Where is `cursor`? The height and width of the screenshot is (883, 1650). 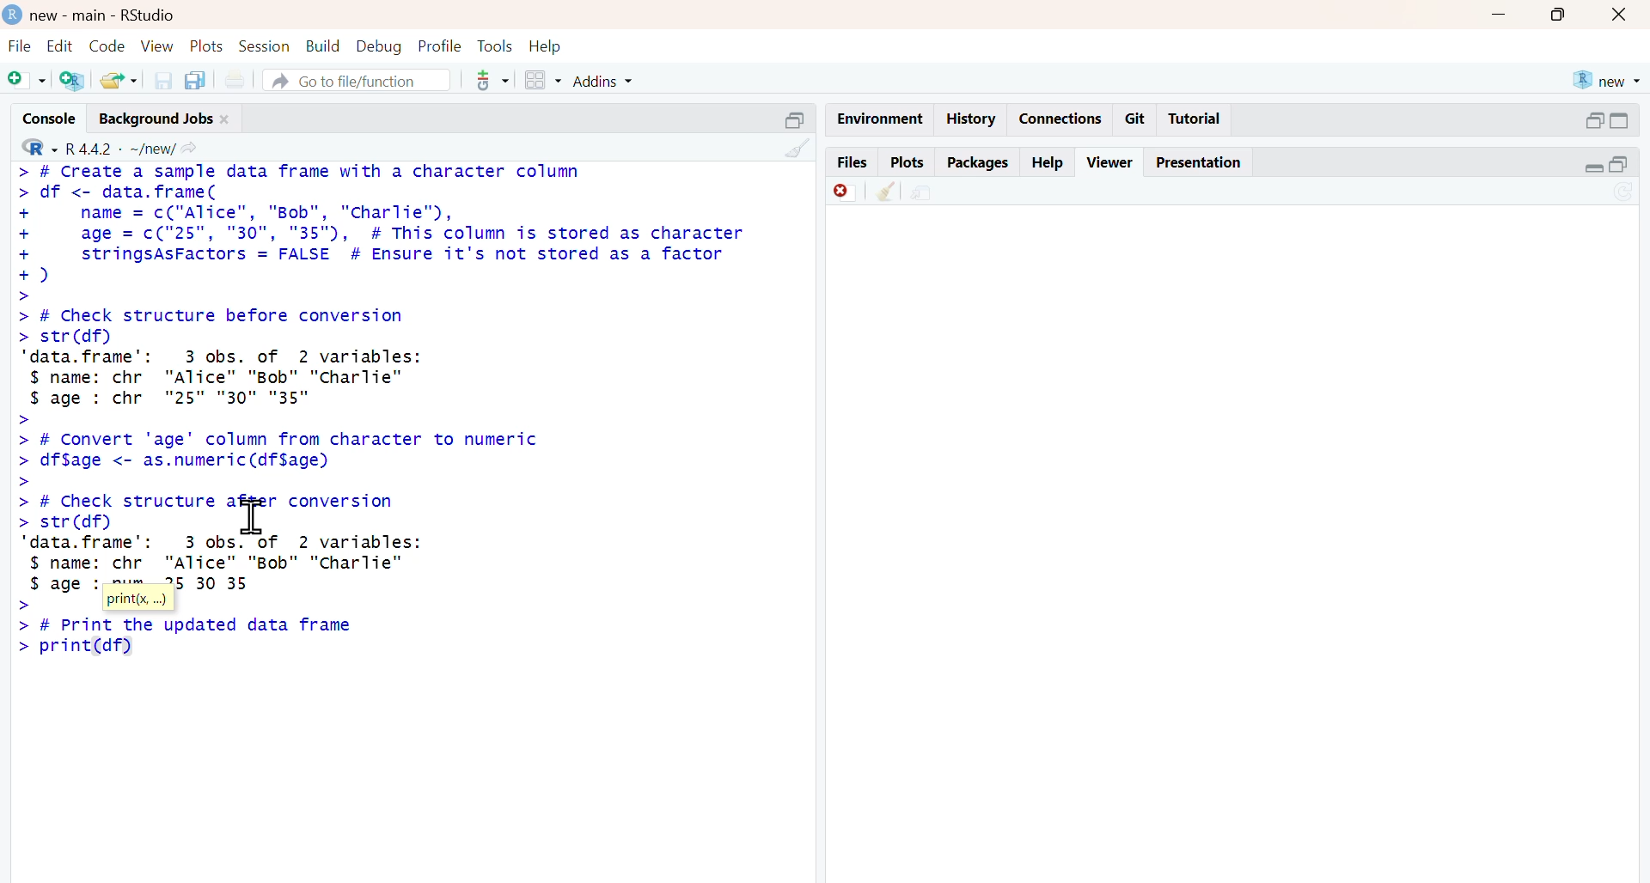 cursor is located at coordinates (254, 516).